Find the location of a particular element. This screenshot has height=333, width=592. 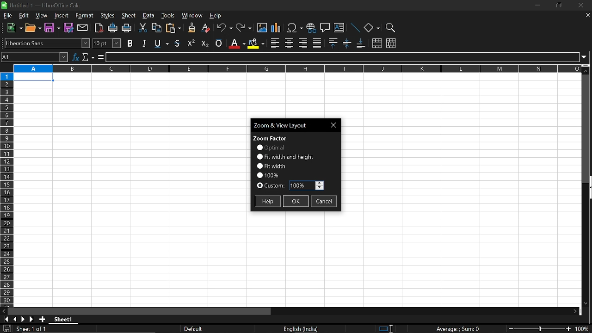

restore down is located at coordinates (558, 6).